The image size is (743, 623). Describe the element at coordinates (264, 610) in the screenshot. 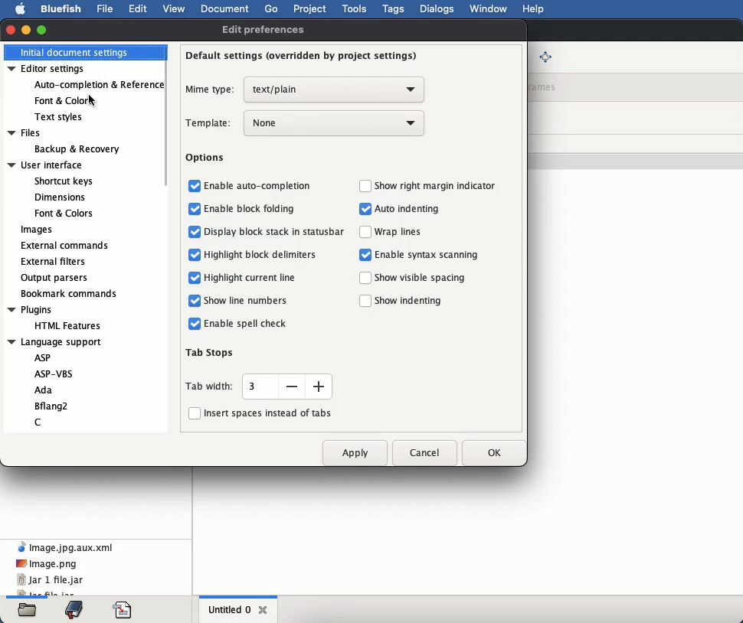

I see `close` at that location.